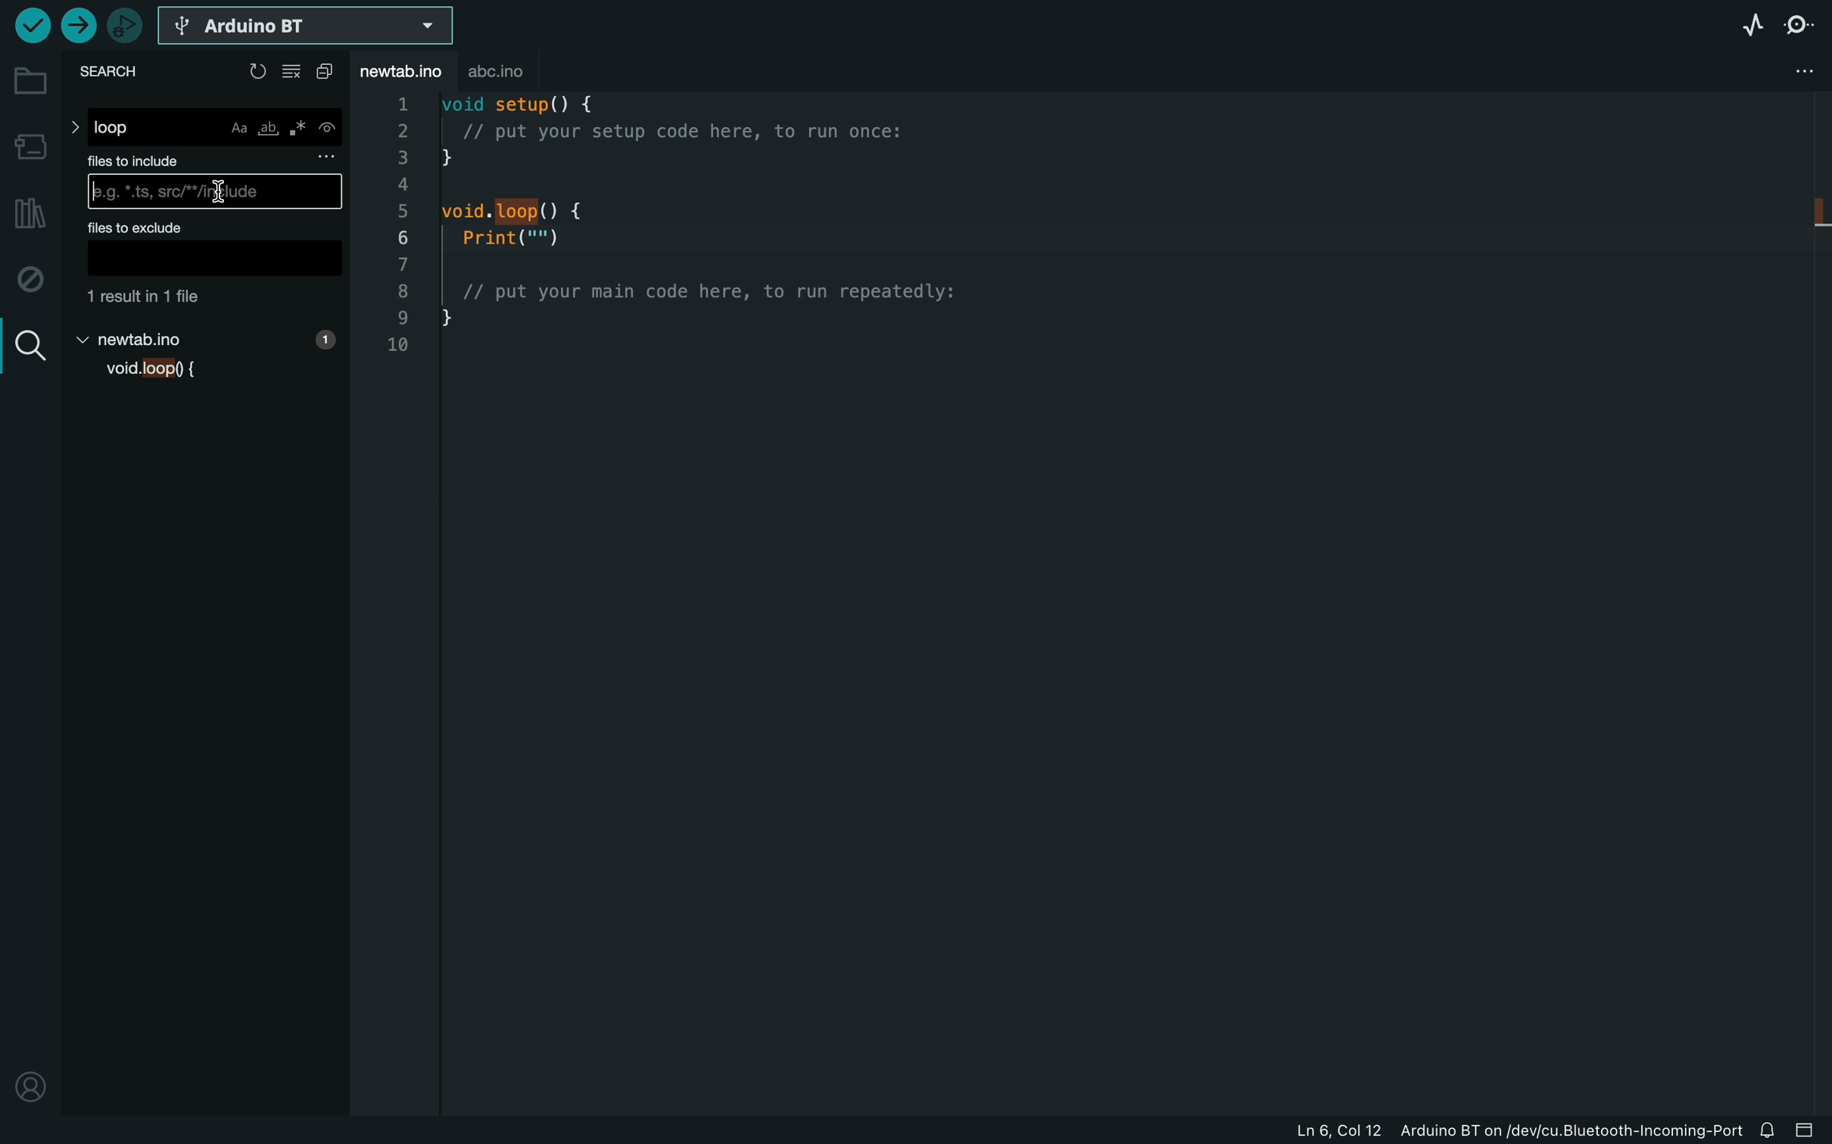  I want to click on new tab, so click(207, 336).